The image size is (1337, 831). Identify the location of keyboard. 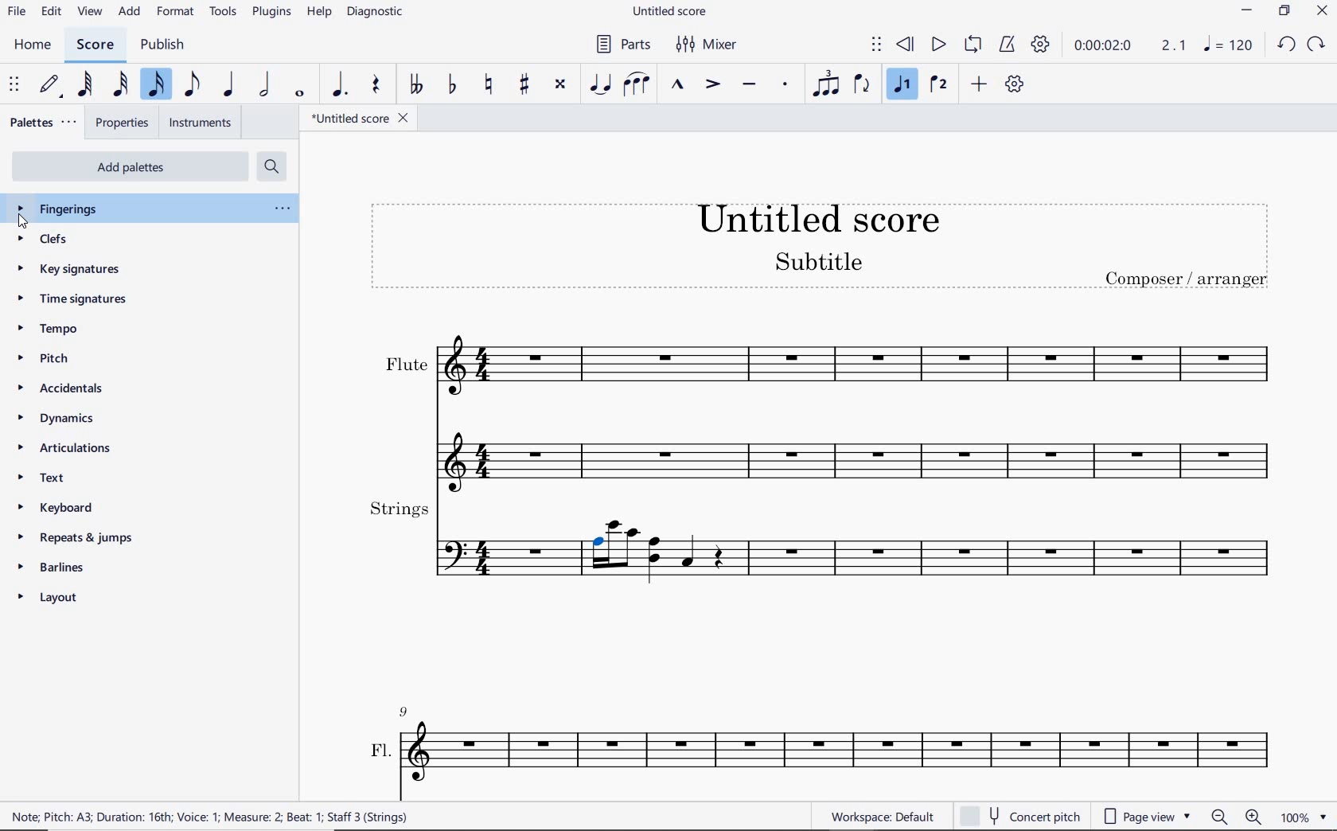
(69, 509).